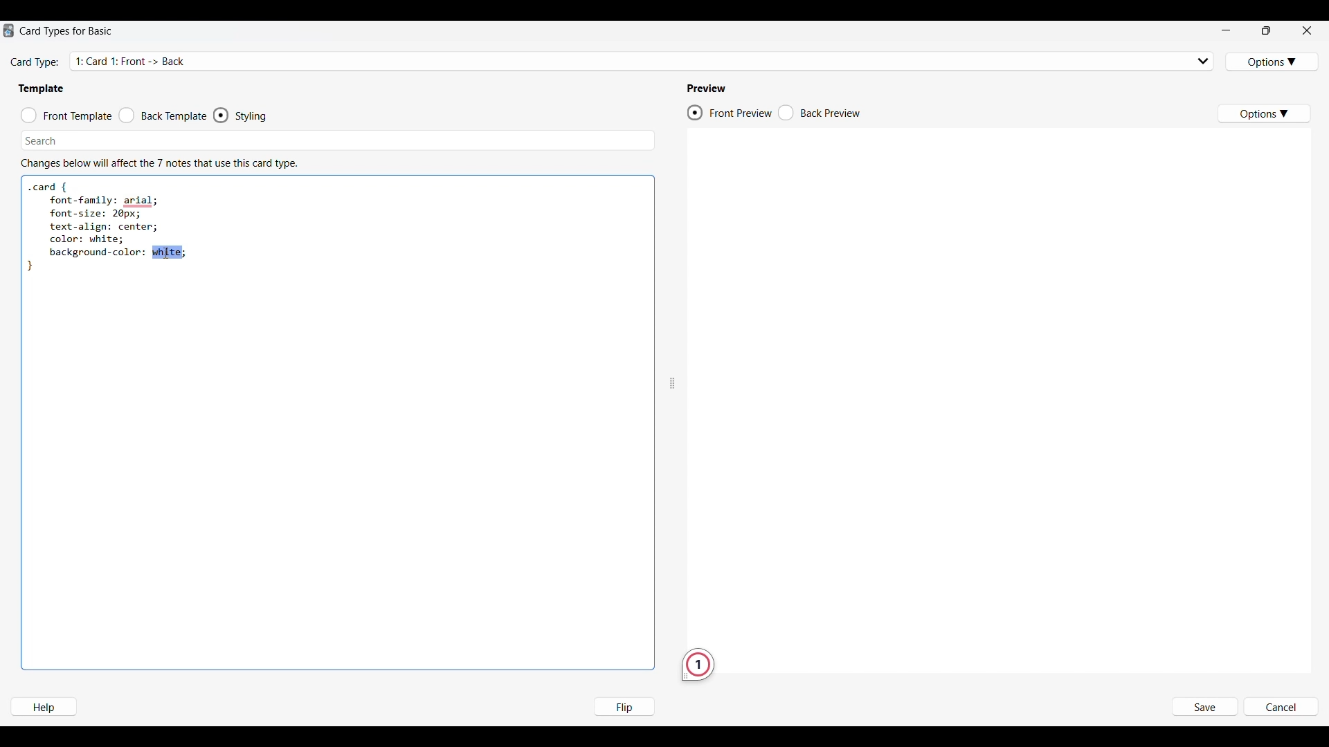  Describe the element at coordinates (166, 252) in the screenshot. I see `Cursor` at that location.